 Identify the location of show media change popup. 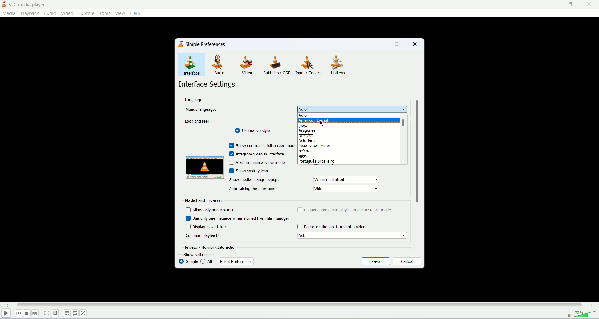
(255, 179).